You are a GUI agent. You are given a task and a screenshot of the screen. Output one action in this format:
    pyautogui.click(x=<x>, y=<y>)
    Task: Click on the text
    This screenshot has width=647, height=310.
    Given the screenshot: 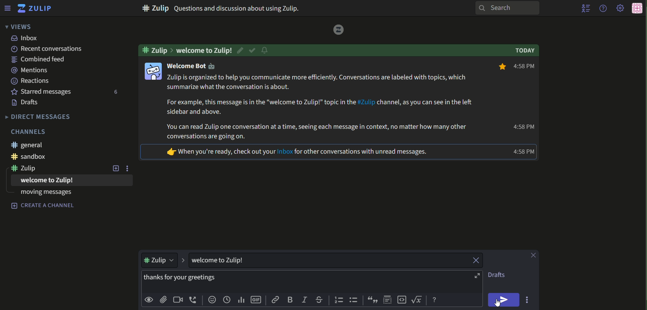 What is the action you would take?
    pyautogui.click(x=42, y=60)
    